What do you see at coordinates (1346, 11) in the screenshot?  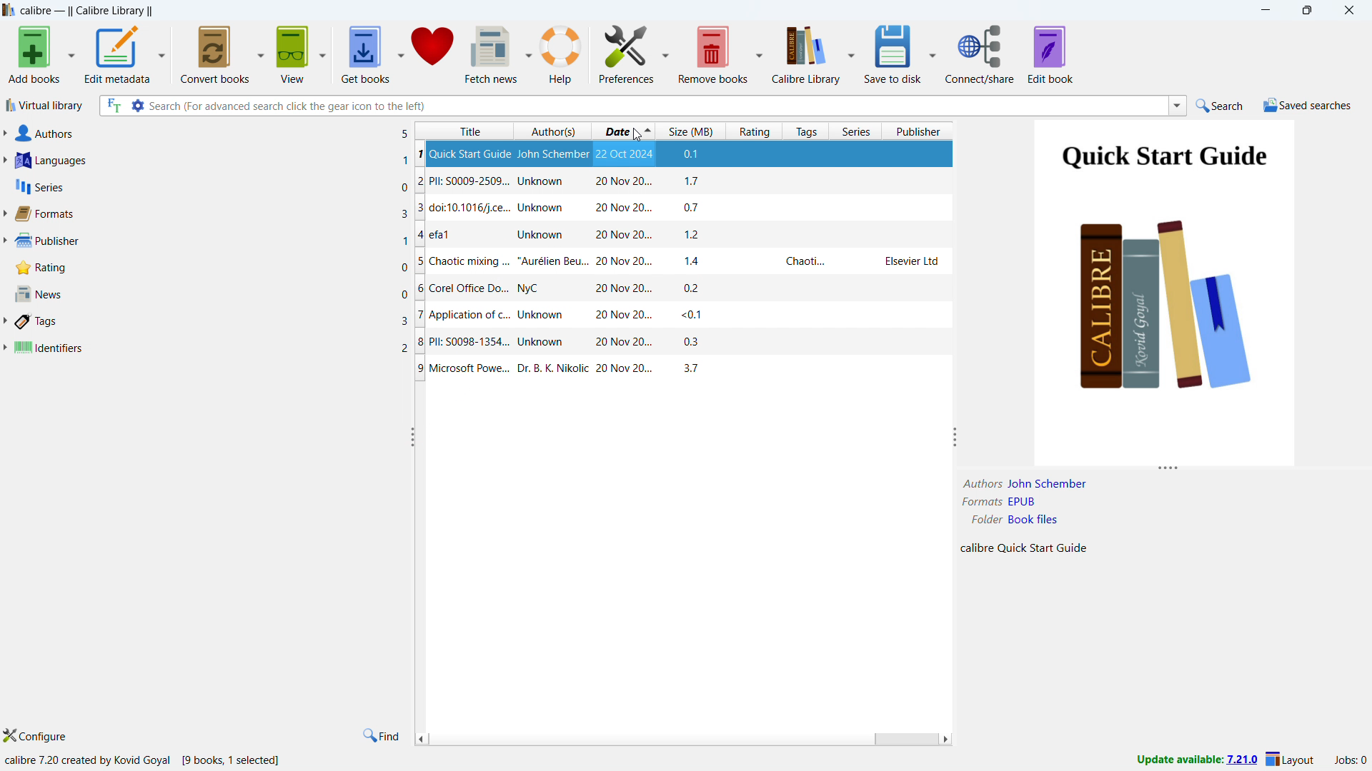 I see `close` at bounding box center [1346, 11].